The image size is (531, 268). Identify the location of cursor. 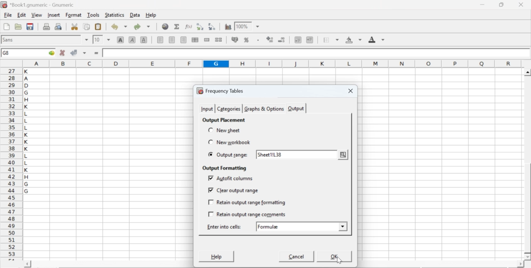
(337, 260).